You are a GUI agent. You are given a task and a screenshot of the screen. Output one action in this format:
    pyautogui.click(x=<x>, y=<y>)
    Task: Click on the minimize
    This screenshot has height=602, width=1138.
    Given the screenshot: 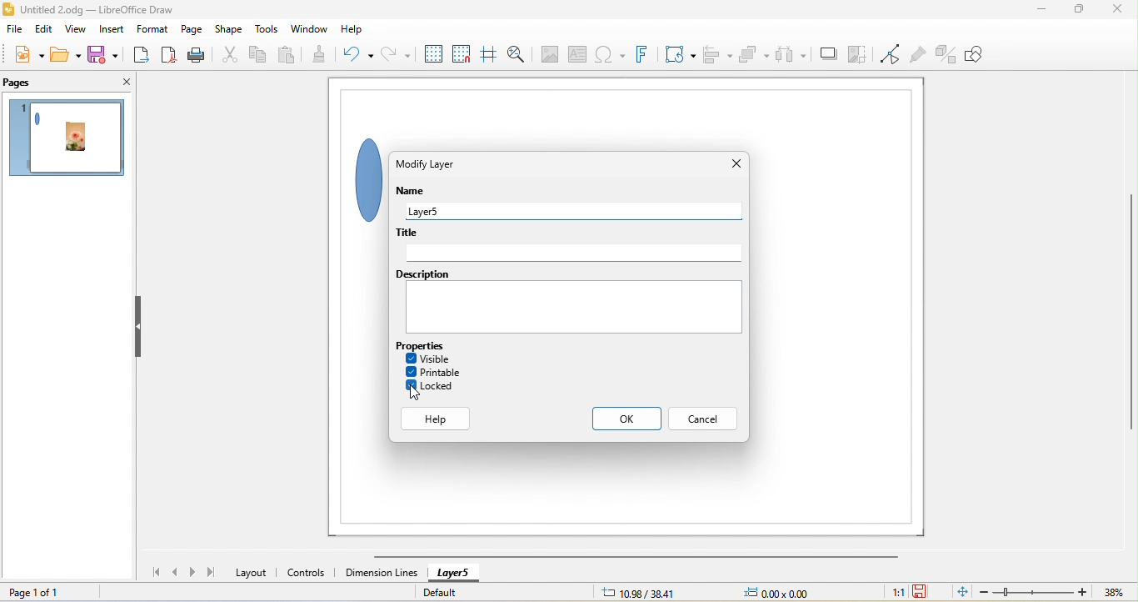 What is the action you would take?
    pyautogui.click(x=1043, y=11)
    